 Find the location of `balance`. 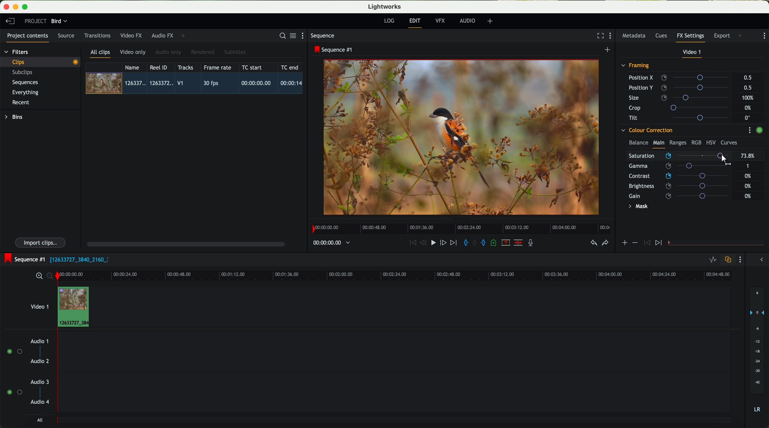

balance is located at coordinates (639, 143).